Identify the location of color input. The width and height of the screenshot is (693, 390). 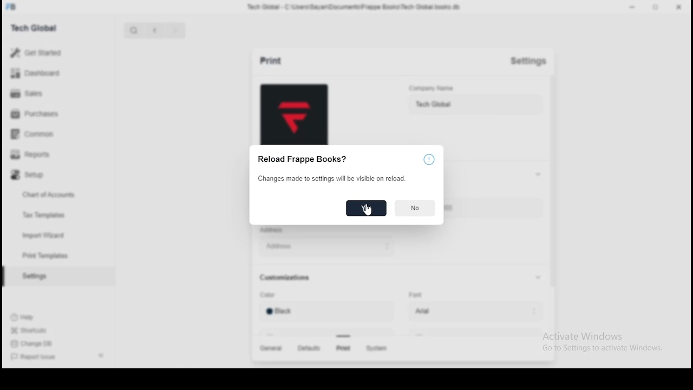
(325, 314).